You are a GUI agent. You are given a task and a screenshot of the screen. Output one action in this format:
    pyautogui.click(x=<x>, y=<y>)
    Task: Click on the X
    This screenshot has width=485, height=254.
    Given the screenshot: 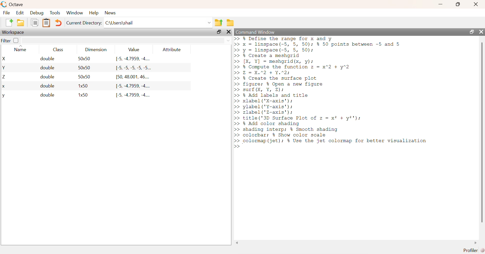 What is the action you would take?
    pyautogui.click(x=5, y=59)
    